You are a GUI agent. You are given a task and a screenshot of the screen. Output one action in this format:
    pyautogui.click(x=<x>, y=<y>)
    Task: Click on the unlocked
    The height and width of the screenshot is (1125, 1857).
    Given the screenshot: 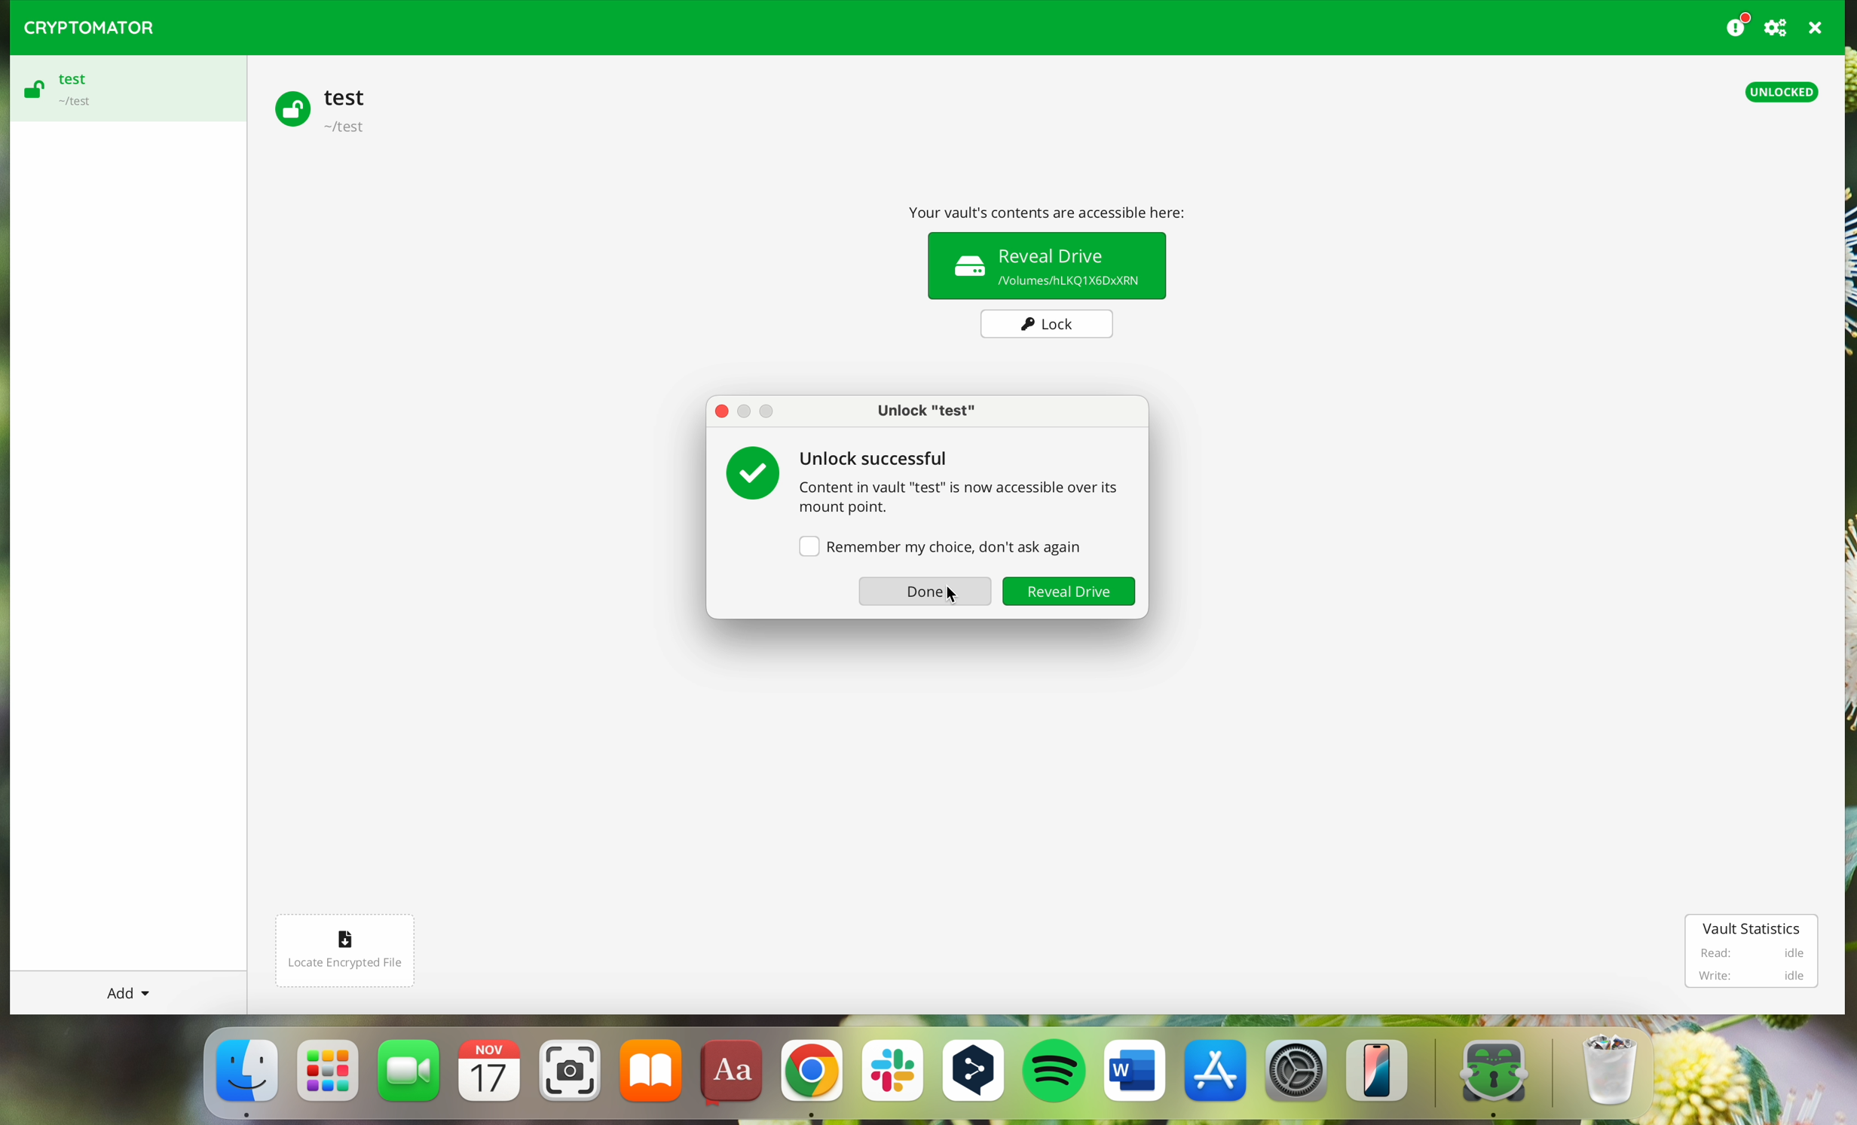 What is the action you would take?
    pyautogui.click(x=1782, y=93)
    